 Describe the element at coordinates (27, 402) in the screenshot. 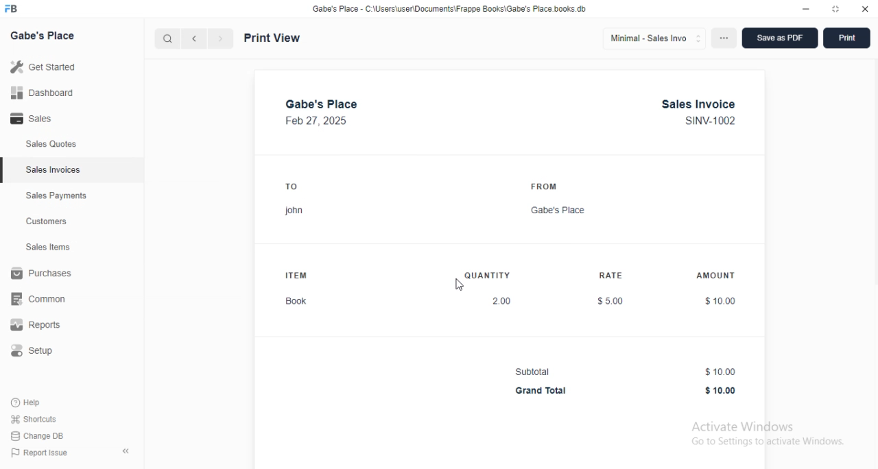

I see `help` at that location.